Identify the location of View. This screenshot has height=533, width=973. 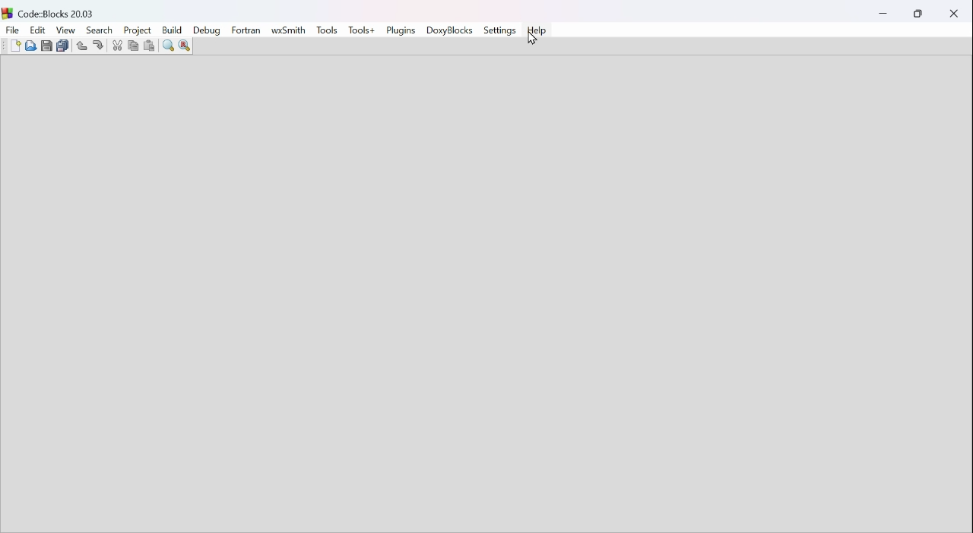
(67, 32).